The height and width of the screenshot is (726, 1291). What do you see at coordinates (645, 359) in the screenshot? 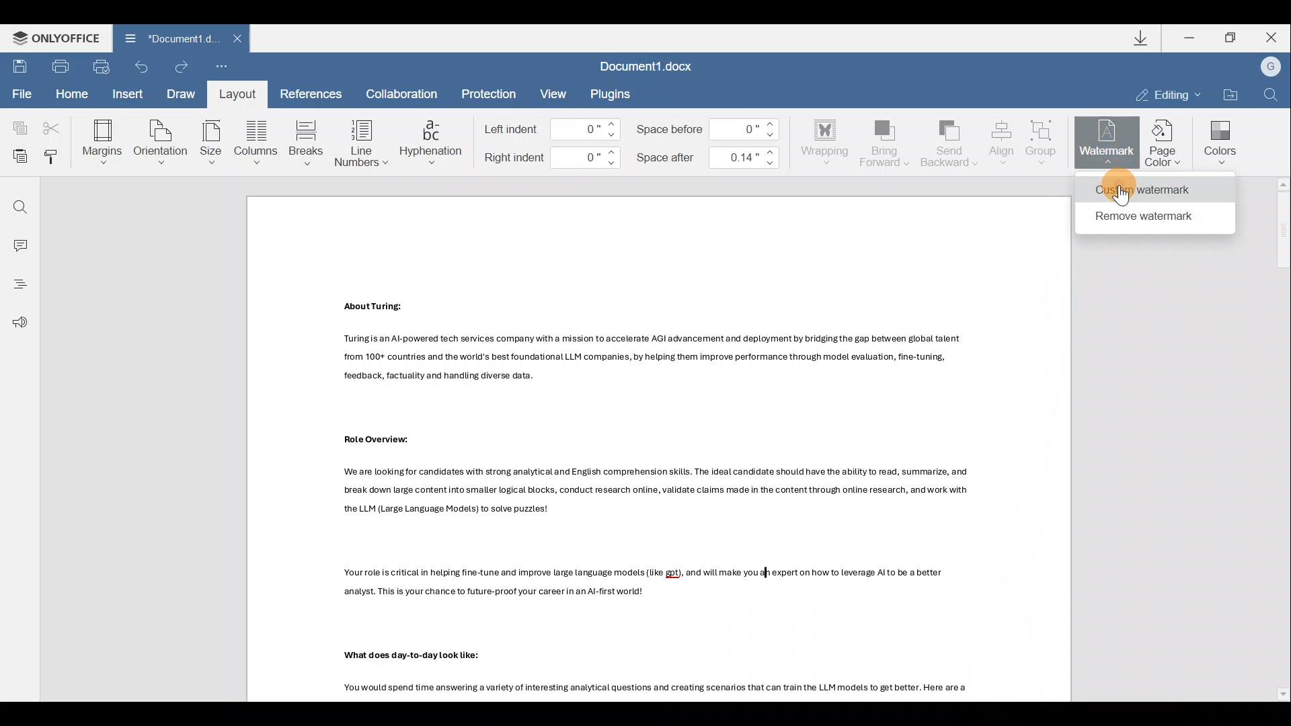
I see `` at bounding box center [645, 359].